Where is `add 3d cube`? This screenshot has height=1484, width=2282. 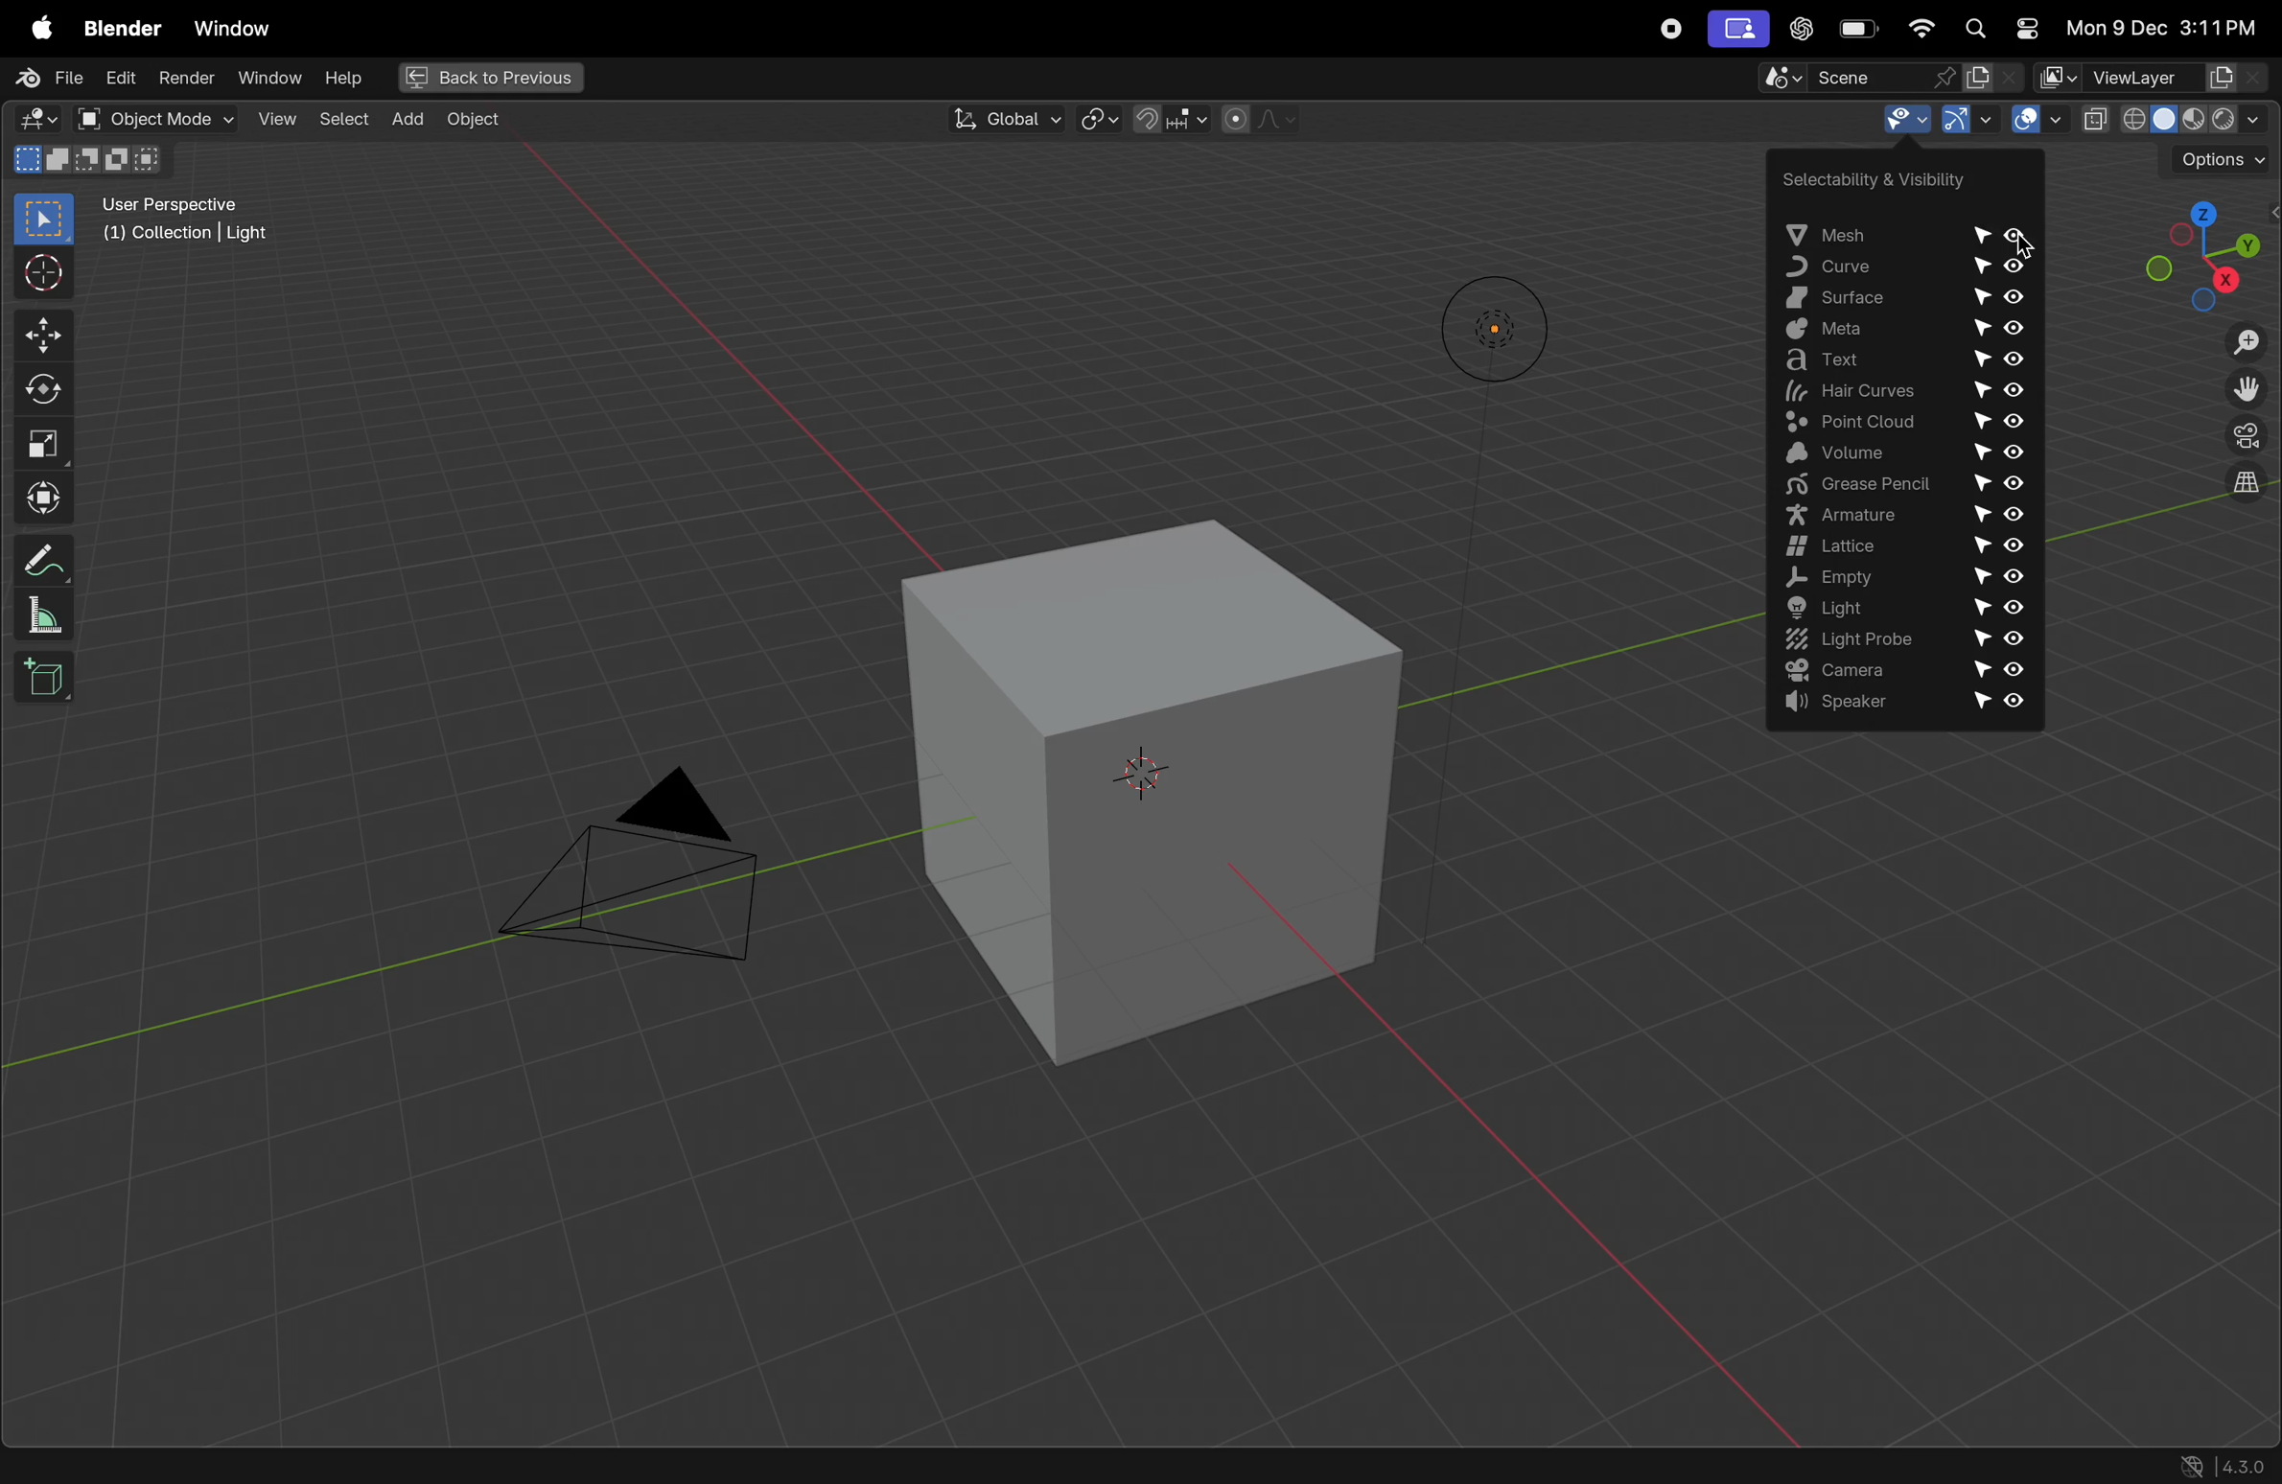
add 3d cube is located at coordinates (51, 676).